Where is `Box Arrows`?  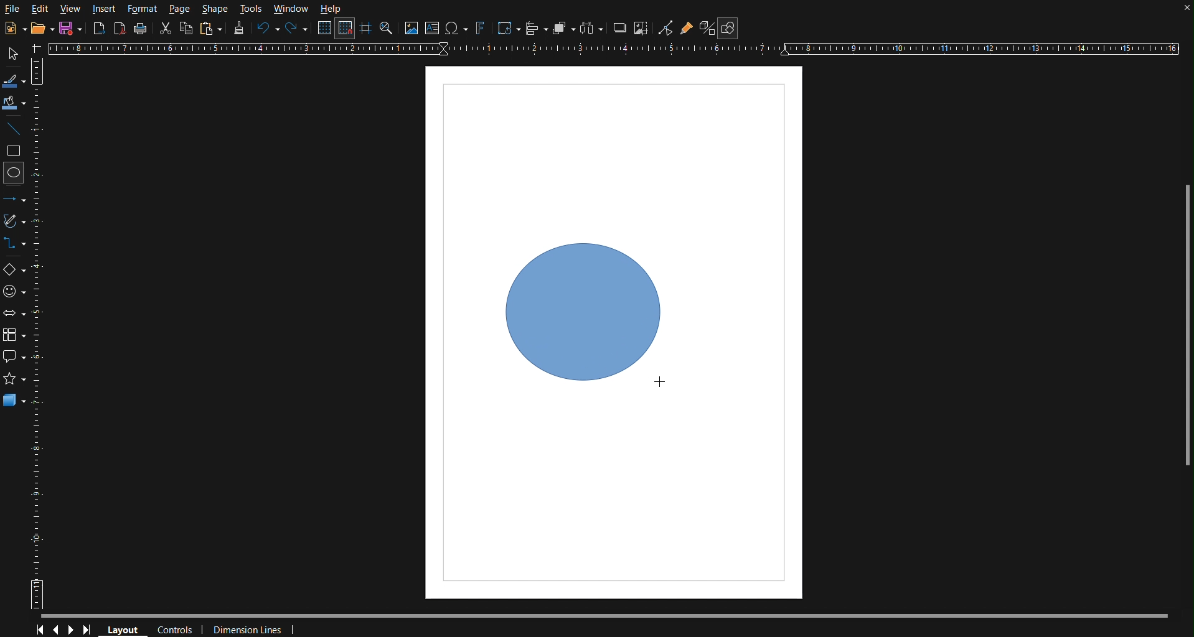
Box Arrows is located at coordinates (14, 317).